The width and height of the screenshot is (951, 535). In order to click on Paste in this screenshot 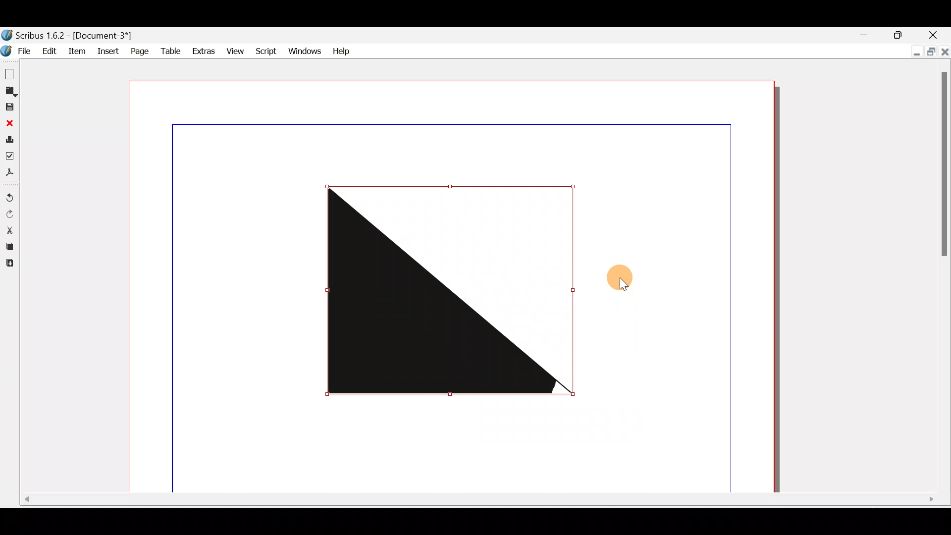, I will do `click(12, 264)`.